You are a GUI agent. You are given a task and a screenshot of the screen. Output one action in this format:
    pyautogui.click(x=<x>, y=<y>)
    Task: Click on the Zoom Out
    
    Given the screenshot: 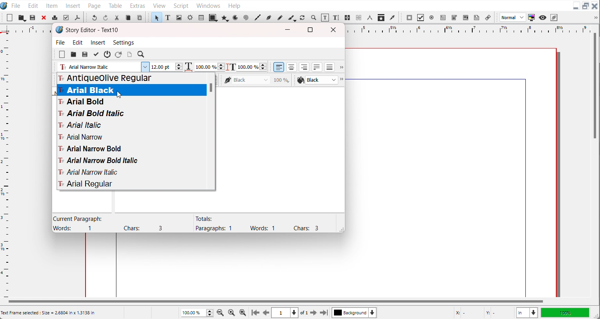 What is the action you would take?
    pyautogui.click(x=221, y=312)
    